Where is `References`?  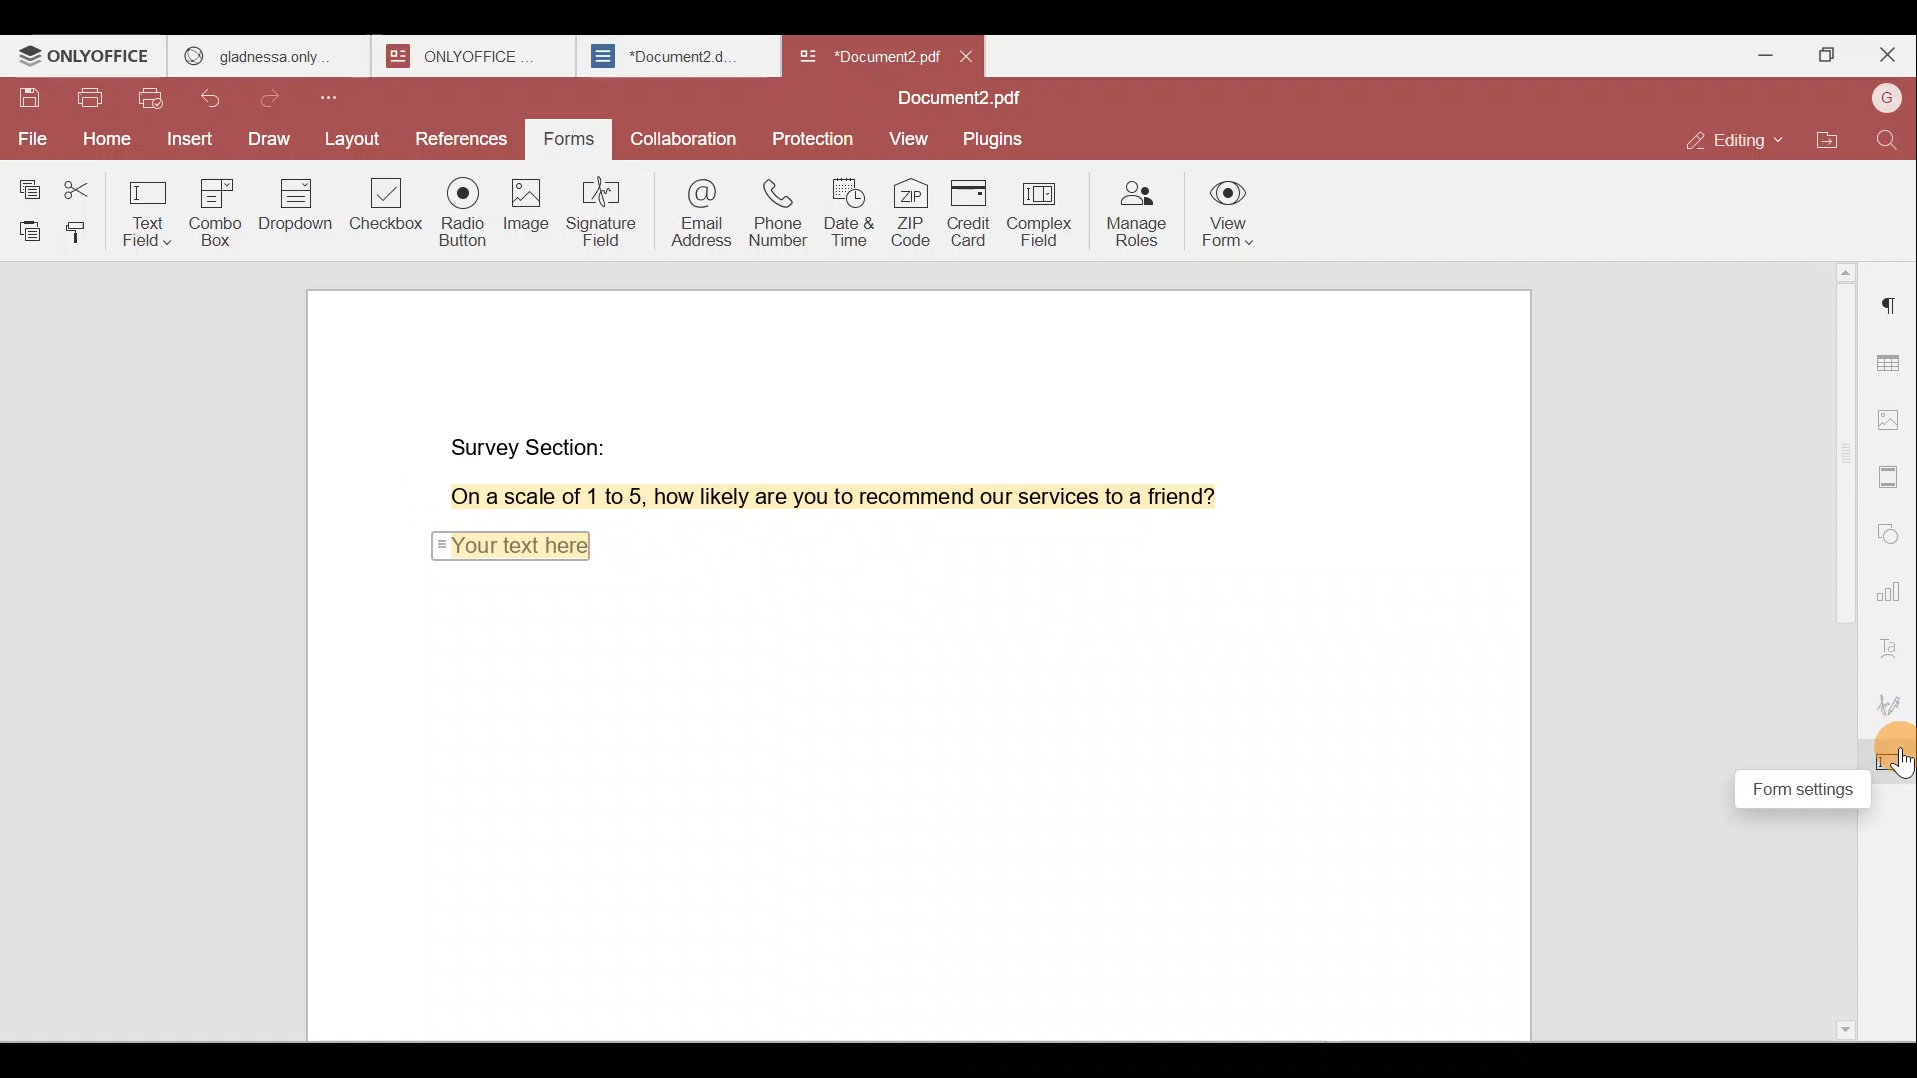 References is located at coordinates (463, 141).